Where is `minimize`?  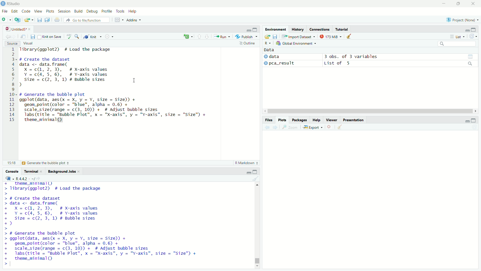
minimize is located at coordinates (467, 120).